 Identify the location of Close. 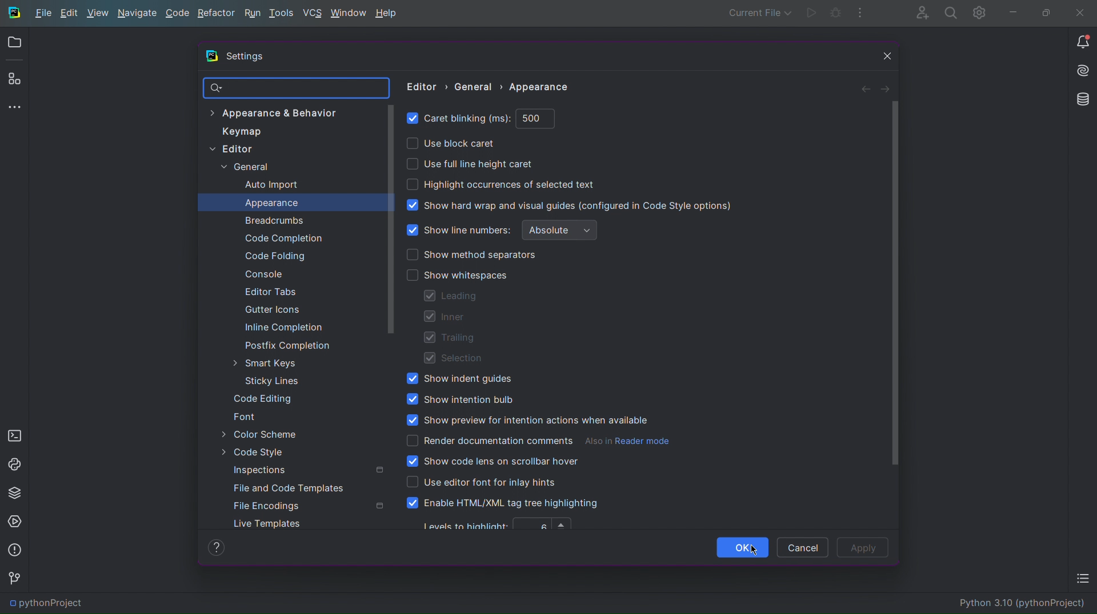
(1082, 11).